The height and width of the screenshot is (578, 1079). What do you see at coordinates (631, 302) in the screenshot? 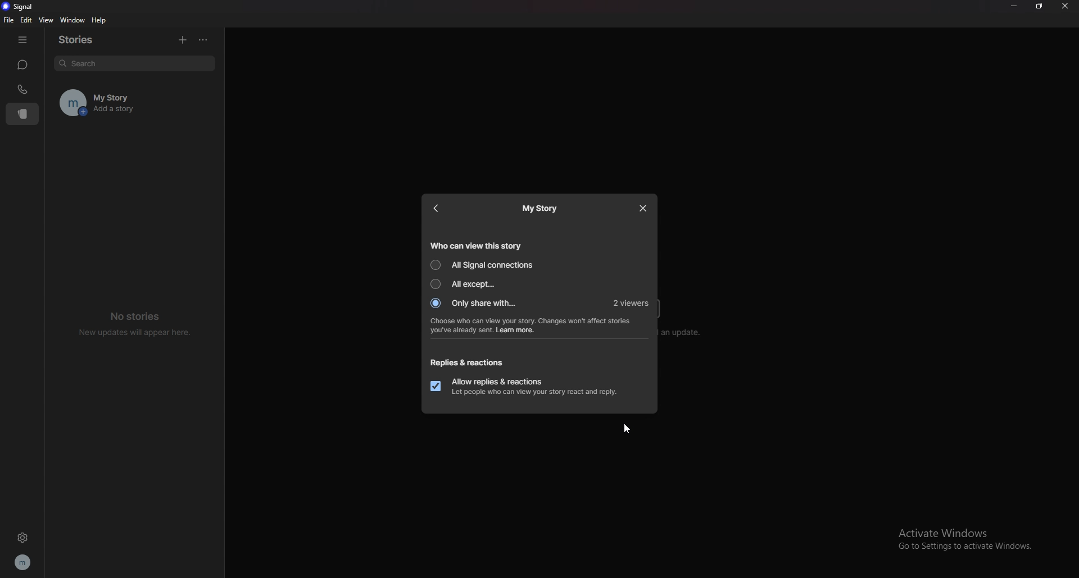
I see `2 viewers` at bounding box center [631, 302].